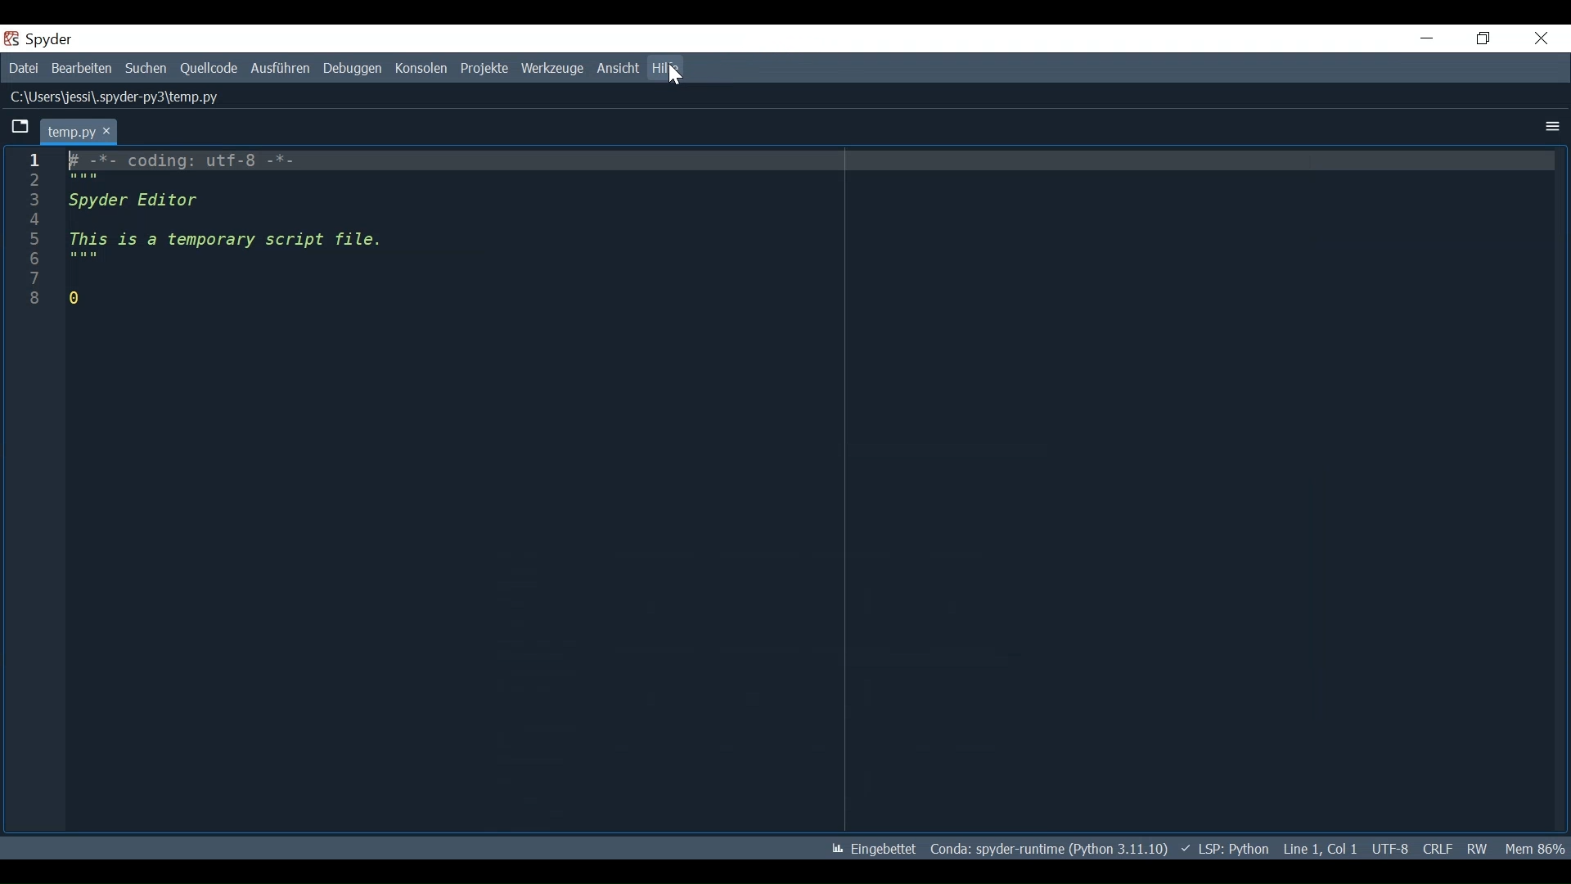  What do you see at coordinates (1426, 38) in the screenshot?
I see `Minimize` at bounding box center [1426, 38].